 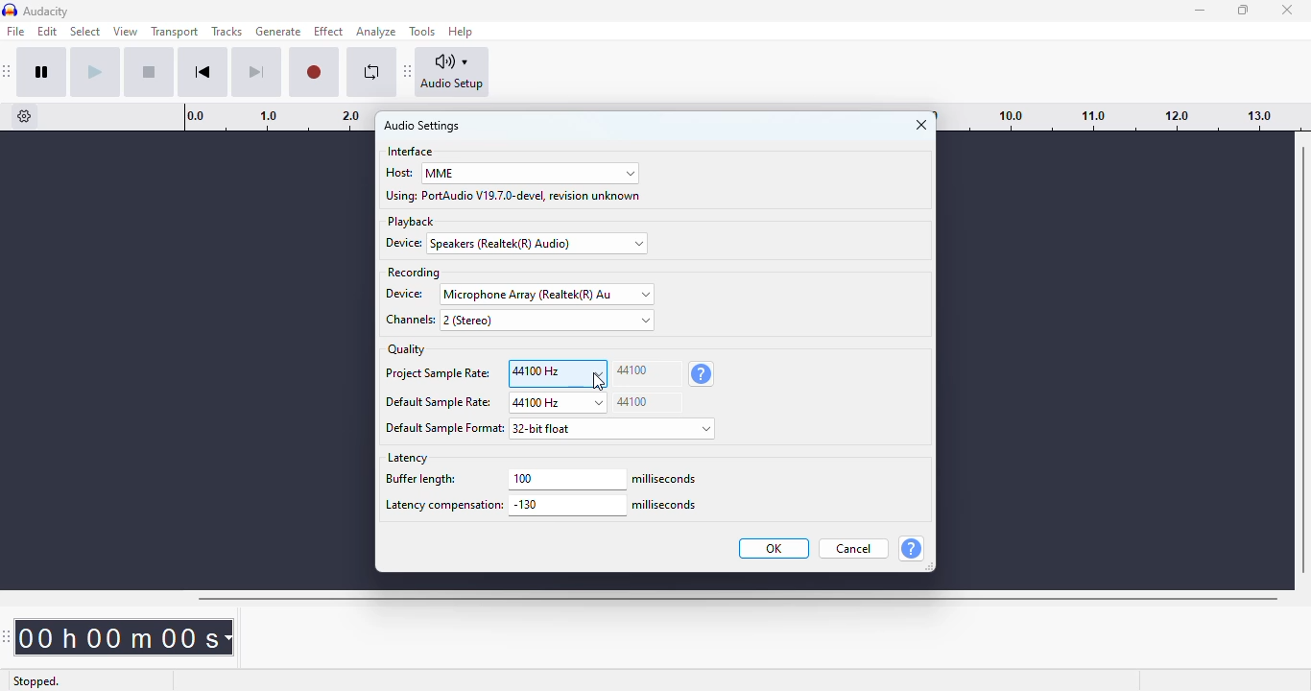 What do you see at coordinates (567, 479) in the screenshot?
I see `edit buffer length` at bounding box center [567, 479].